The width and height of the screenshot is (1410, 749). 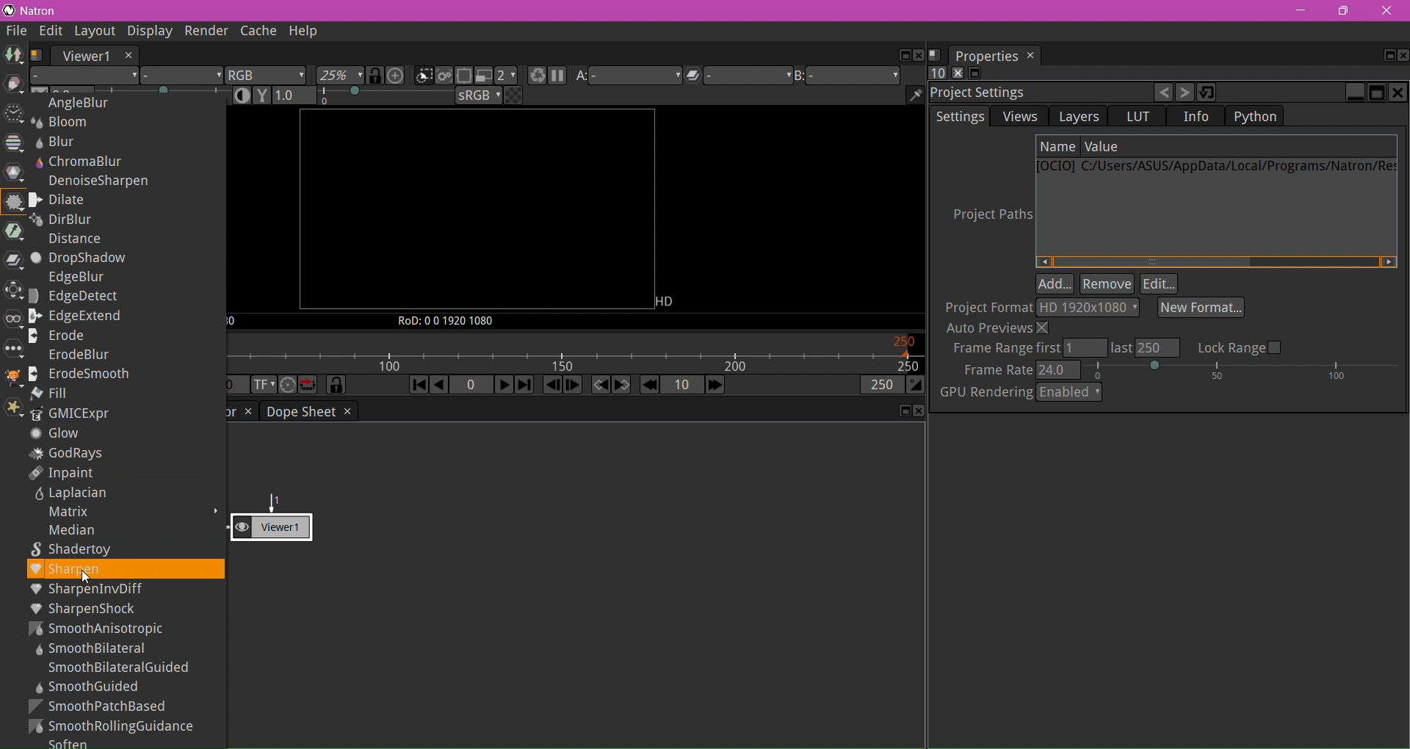 What do you see at coordinates (574, 354) in the screenshot?
I see `The playback frame` at bounding box center [574, 354].